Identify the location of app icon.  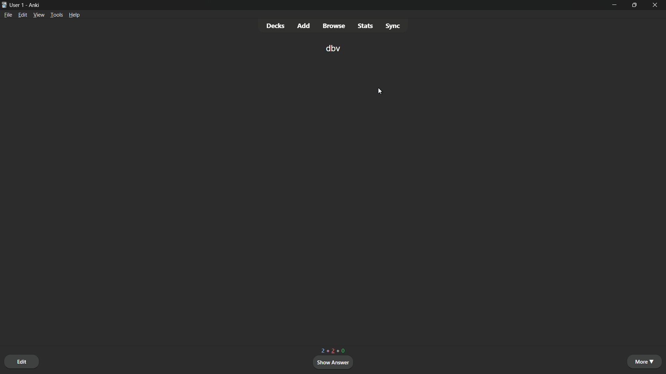
(4, 4).